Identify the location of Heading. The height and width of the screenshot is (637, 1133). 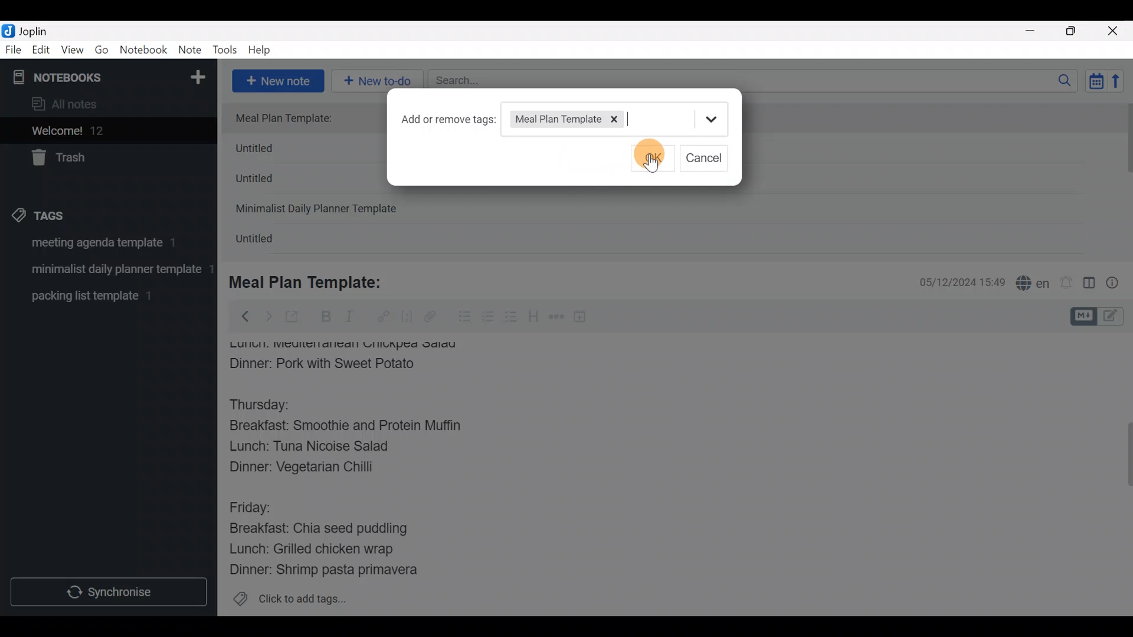
(534, 318).